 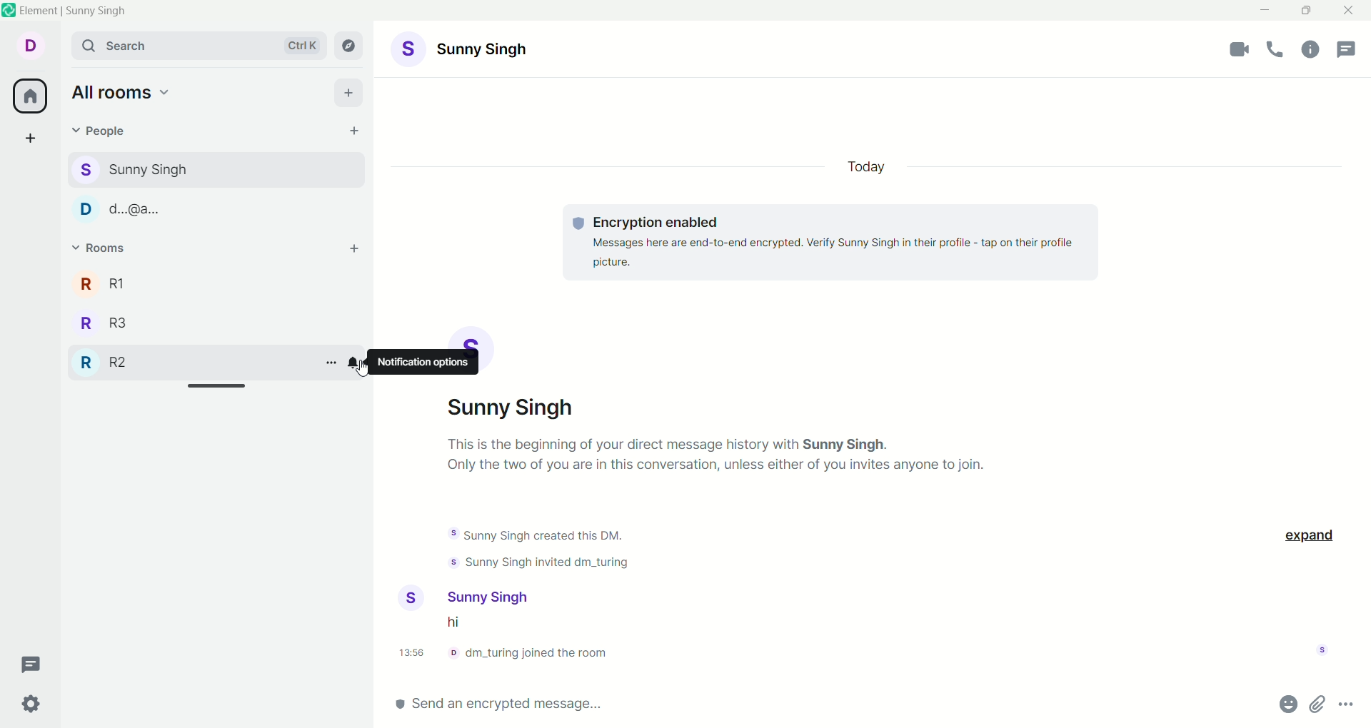 I want to click on settings, so click(x=31, y=701).